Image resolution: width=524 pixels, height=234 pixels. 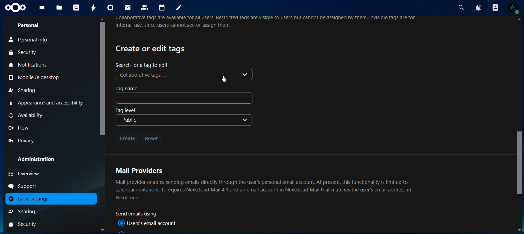 What do you see at coordinates (29, 26) in the screenshot?
I see `personal` at bounding box center [29, 26].